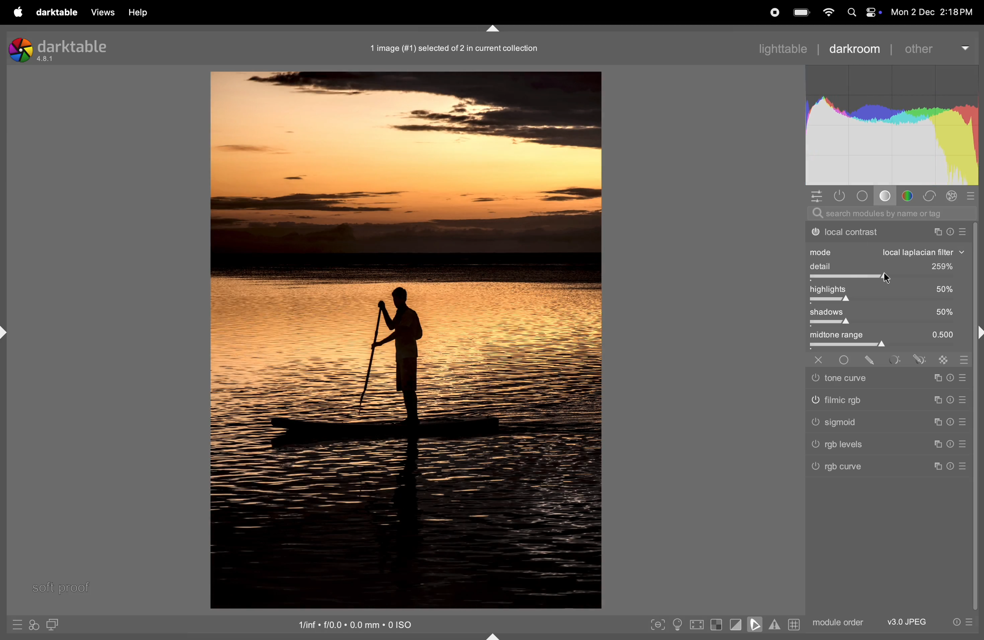 This screenshot has height=640, width=984. Describe the element at coordinates (844, 468) in the screenshot. I see `rgb curve ` at that location.